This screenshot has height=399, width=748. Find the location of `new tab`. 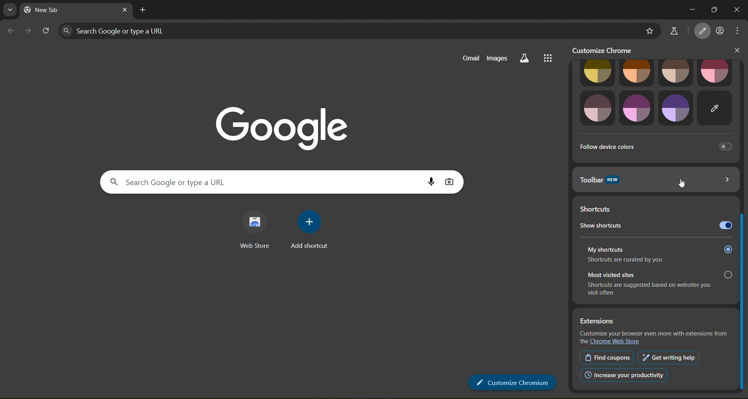

new tab is located at coordinates (144, 11).